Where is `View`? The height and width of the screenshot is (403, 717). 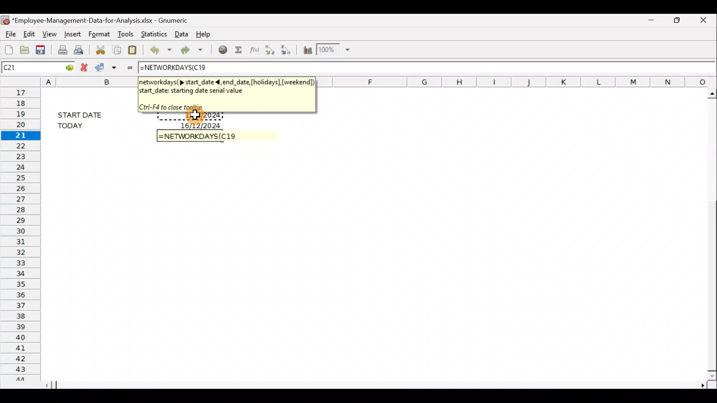
View is located at coordinates (50, 34).